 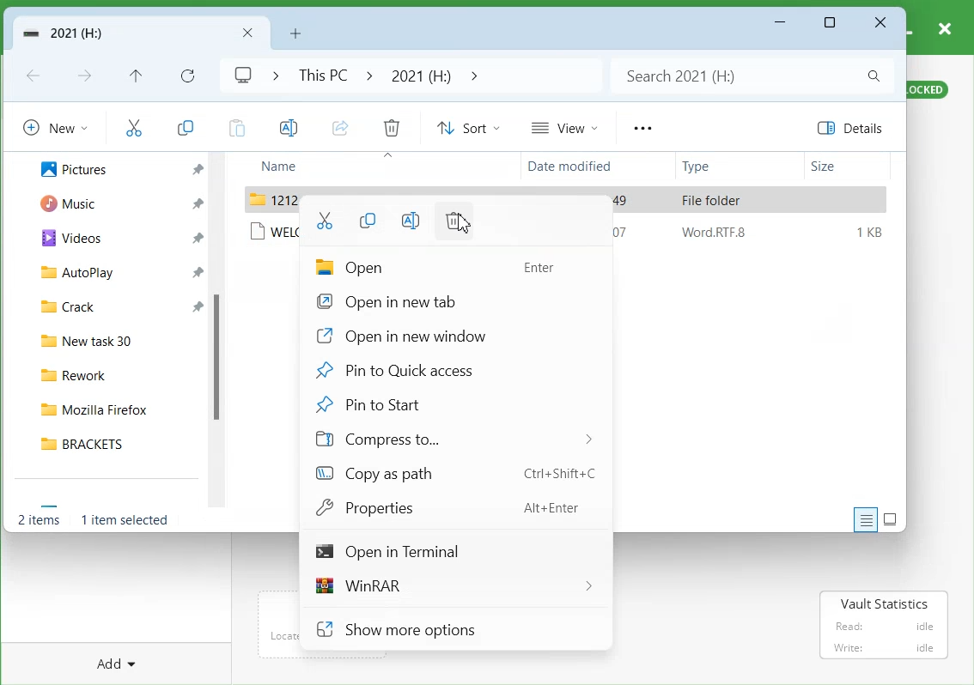 What do you see at coordinates (311, 167) in the screenshot?
I see `Name` at bounding box center [311, 167].